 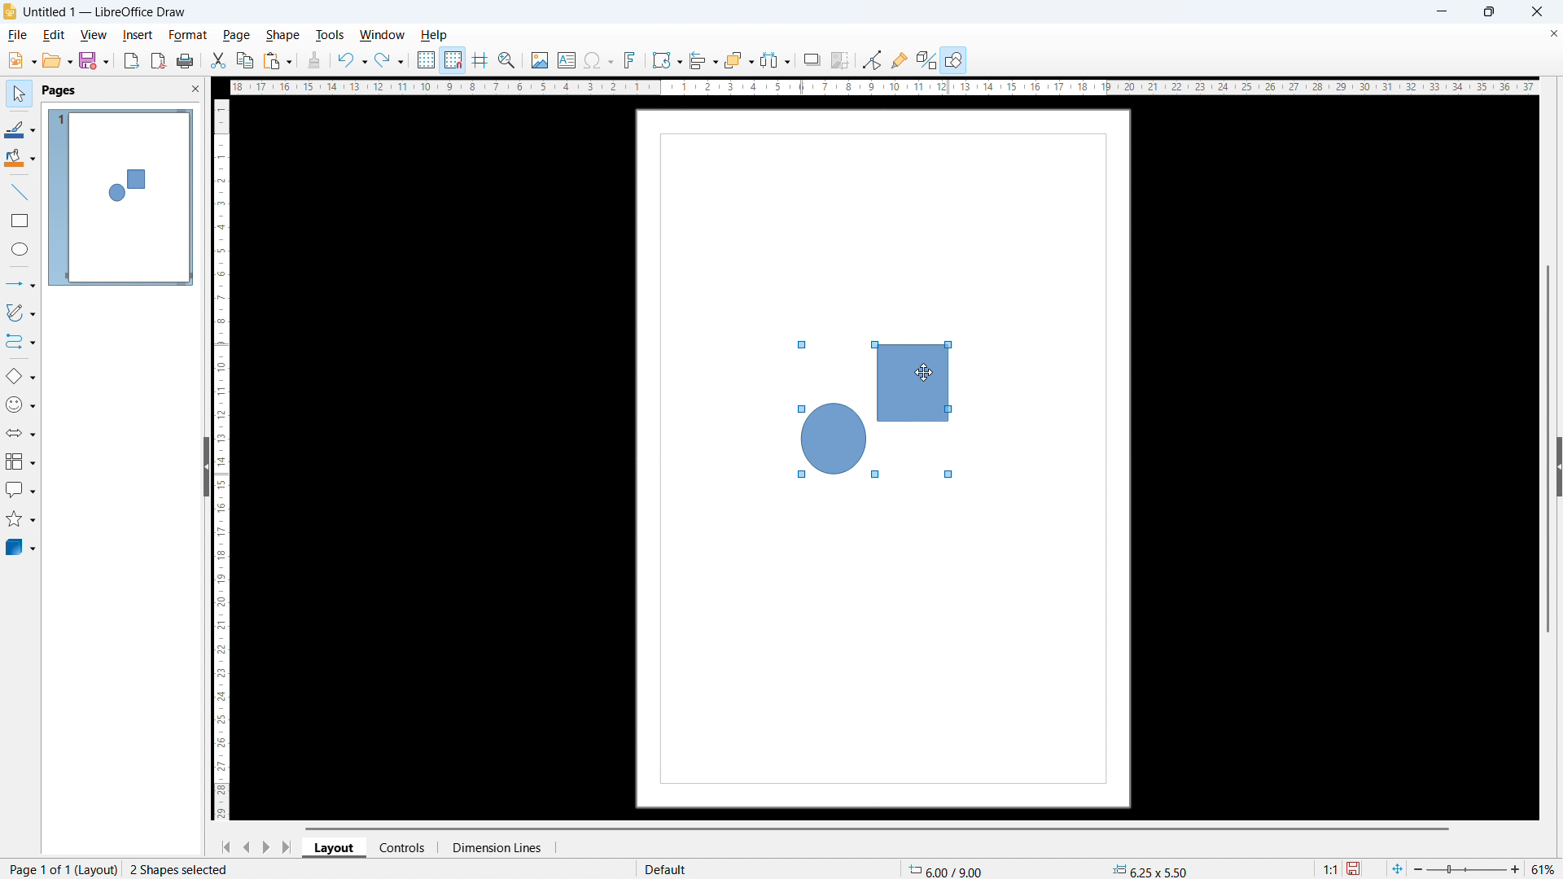 What do you see at coordinates (923, 374) in the screenshot?
I see `cursor` at bounding box center [923, 374].